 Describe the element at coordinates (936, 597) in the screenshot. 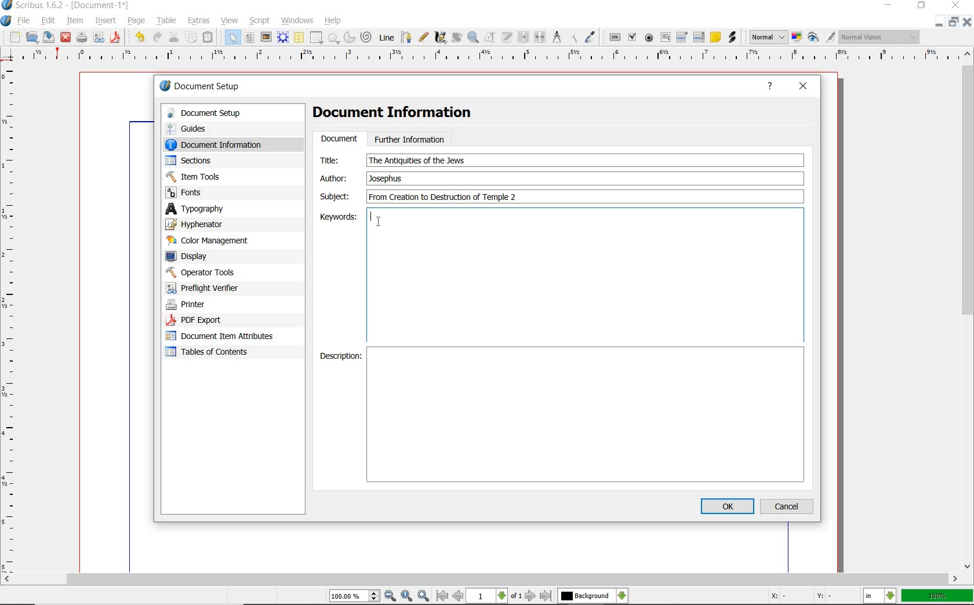

I see `zoom factor` at that location.